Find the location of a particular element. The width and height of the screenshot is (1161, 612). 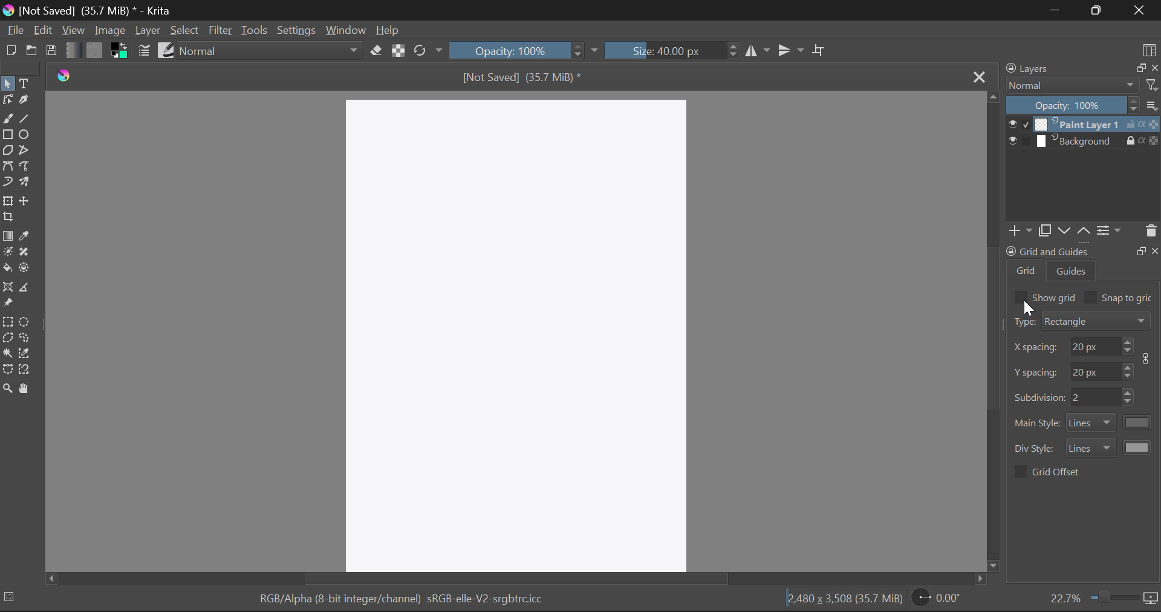

Brush Size is located at coordinates (670, 50).